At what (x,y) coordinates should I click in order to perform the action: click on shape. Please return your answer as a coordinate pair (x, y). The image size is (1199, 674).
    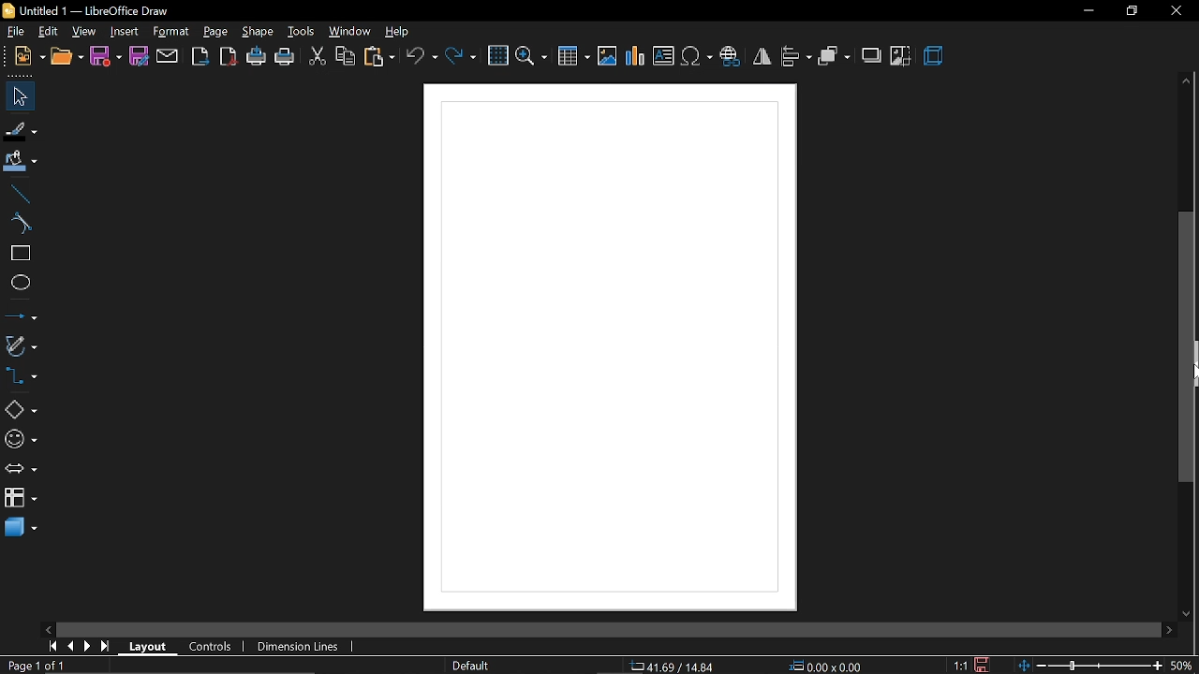
    Looking at the image, I should click on (259, 33).